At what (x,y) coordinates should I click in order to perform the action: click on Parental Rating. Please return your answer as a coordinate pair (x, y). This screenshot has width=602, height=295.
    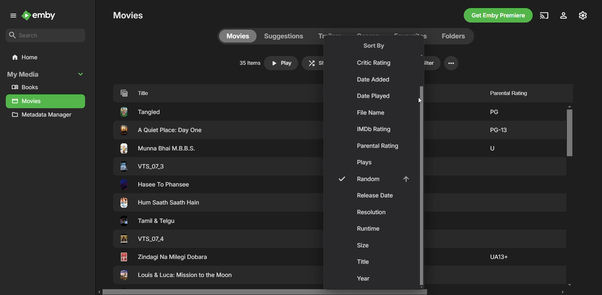
    Looking at the image, I should click on (506, 91).